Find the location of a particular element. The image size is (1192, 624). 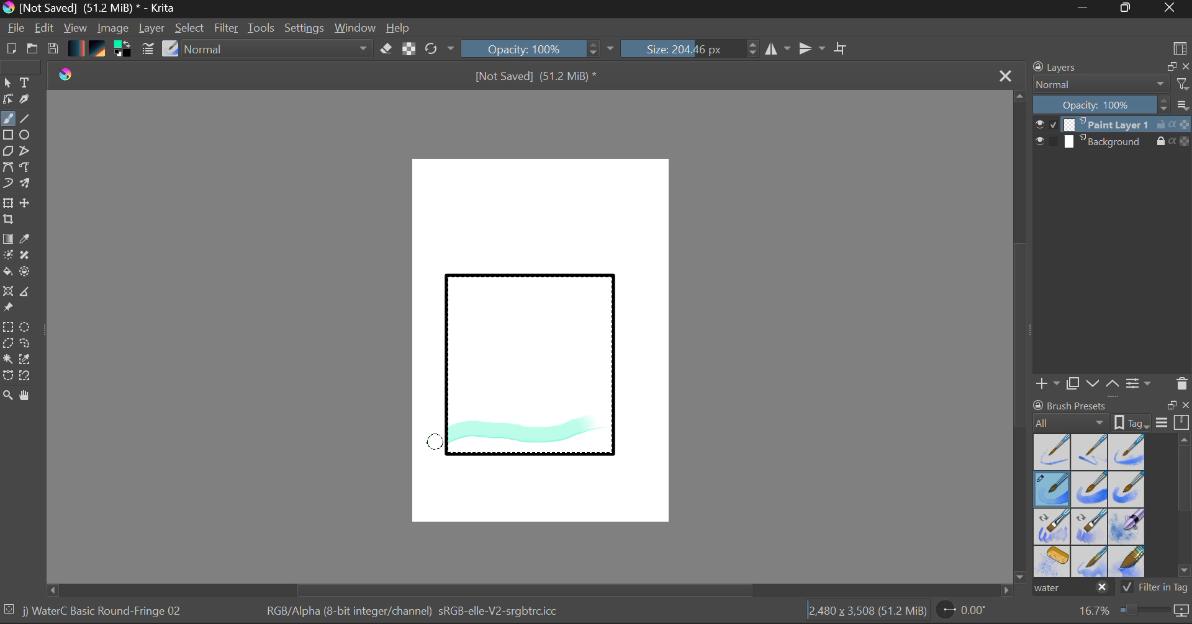

Save is located at coordinates (52, 50).